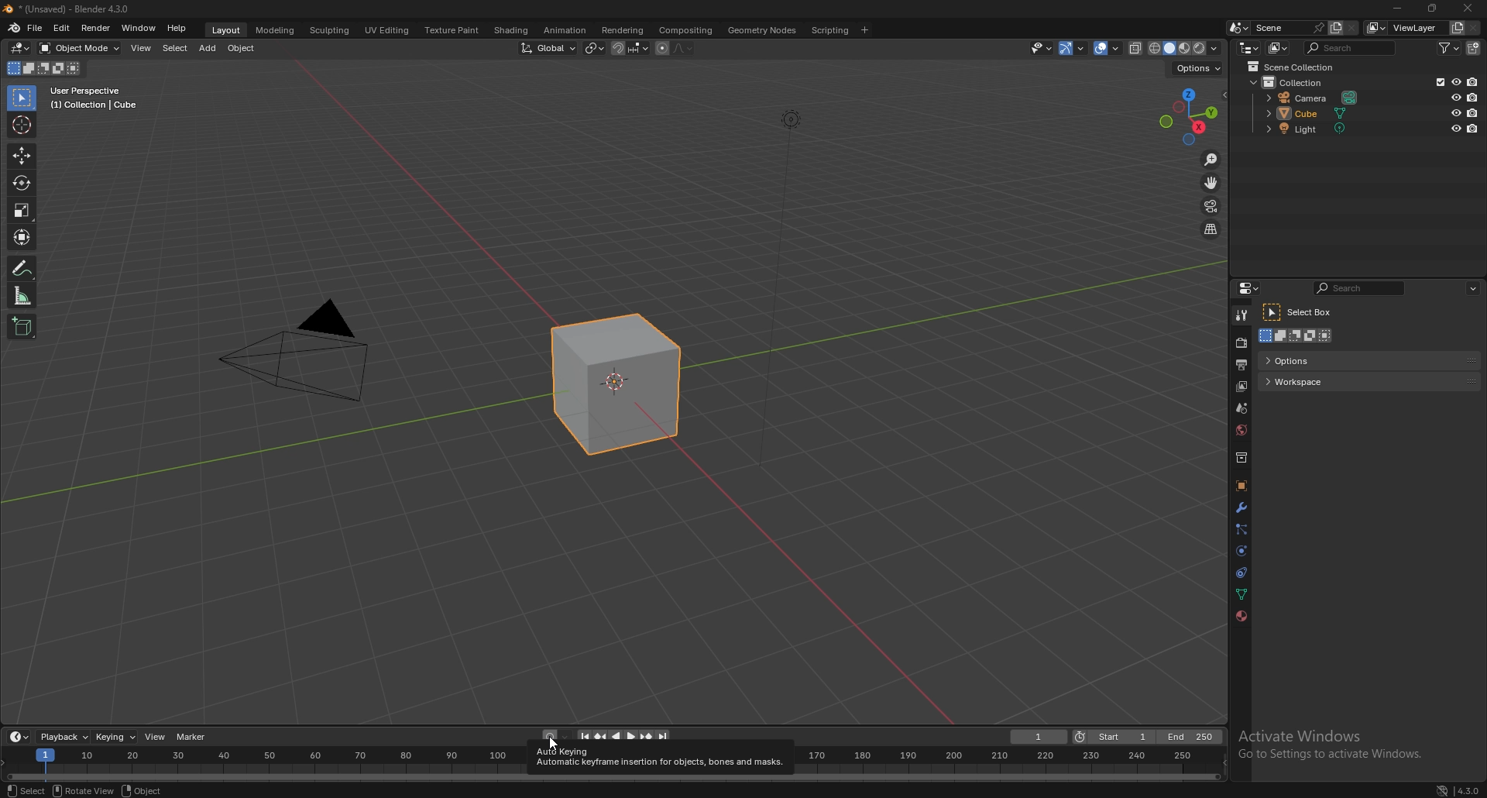 This screenshot has width=1487, height=798. Describe the element at coordinates (94, 98) in the screenshot. I see `User Perspective (1) Collection | Cube` at that location.